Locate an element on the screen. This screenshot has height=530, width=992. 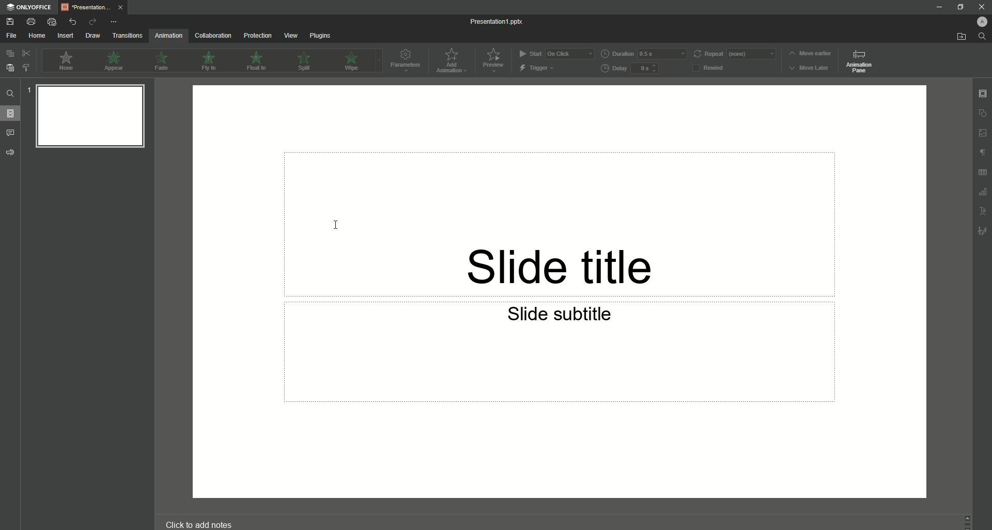
Minimize is located at coordinates (938, 7).